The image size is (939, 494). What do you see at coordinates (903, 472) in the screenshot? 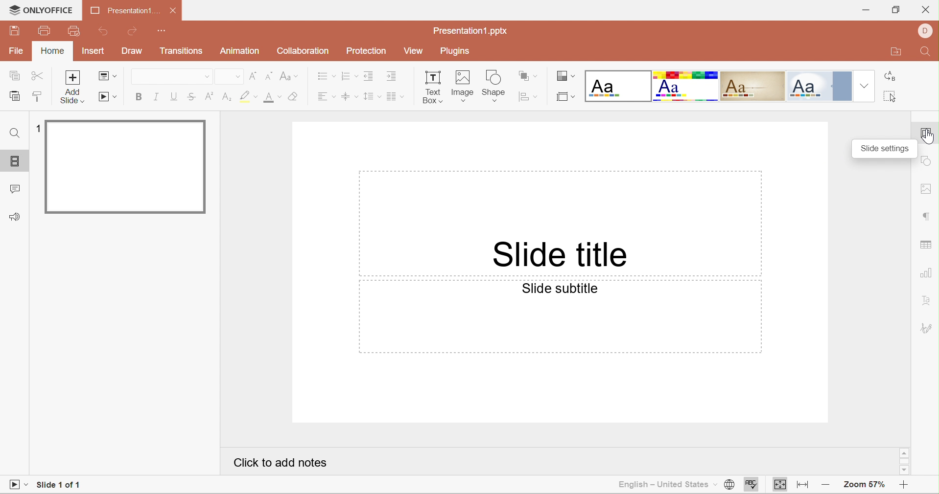
I see `Scroll Down` at bounding box center [903, 472].